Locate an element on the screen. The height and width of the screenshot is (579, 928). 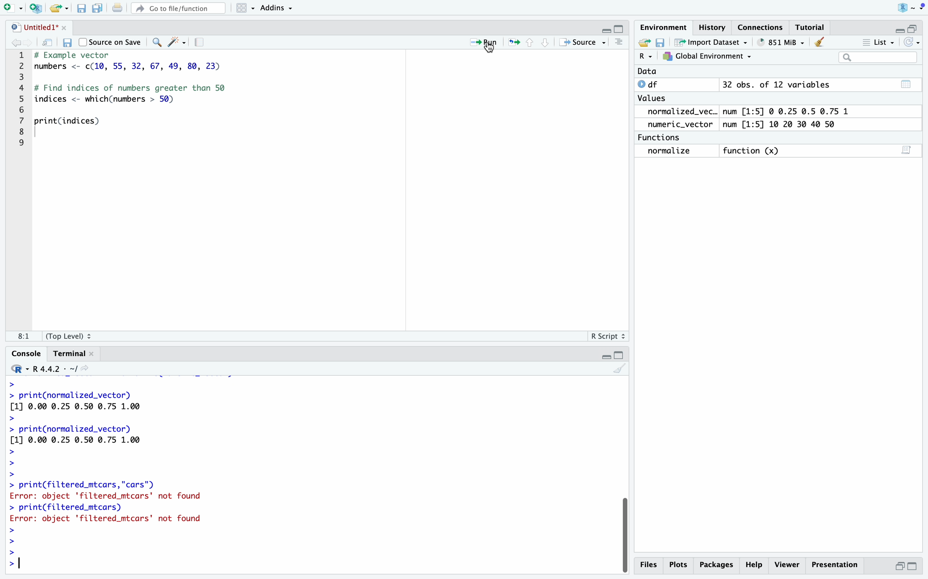
new project is located at coordinates (34, 7).